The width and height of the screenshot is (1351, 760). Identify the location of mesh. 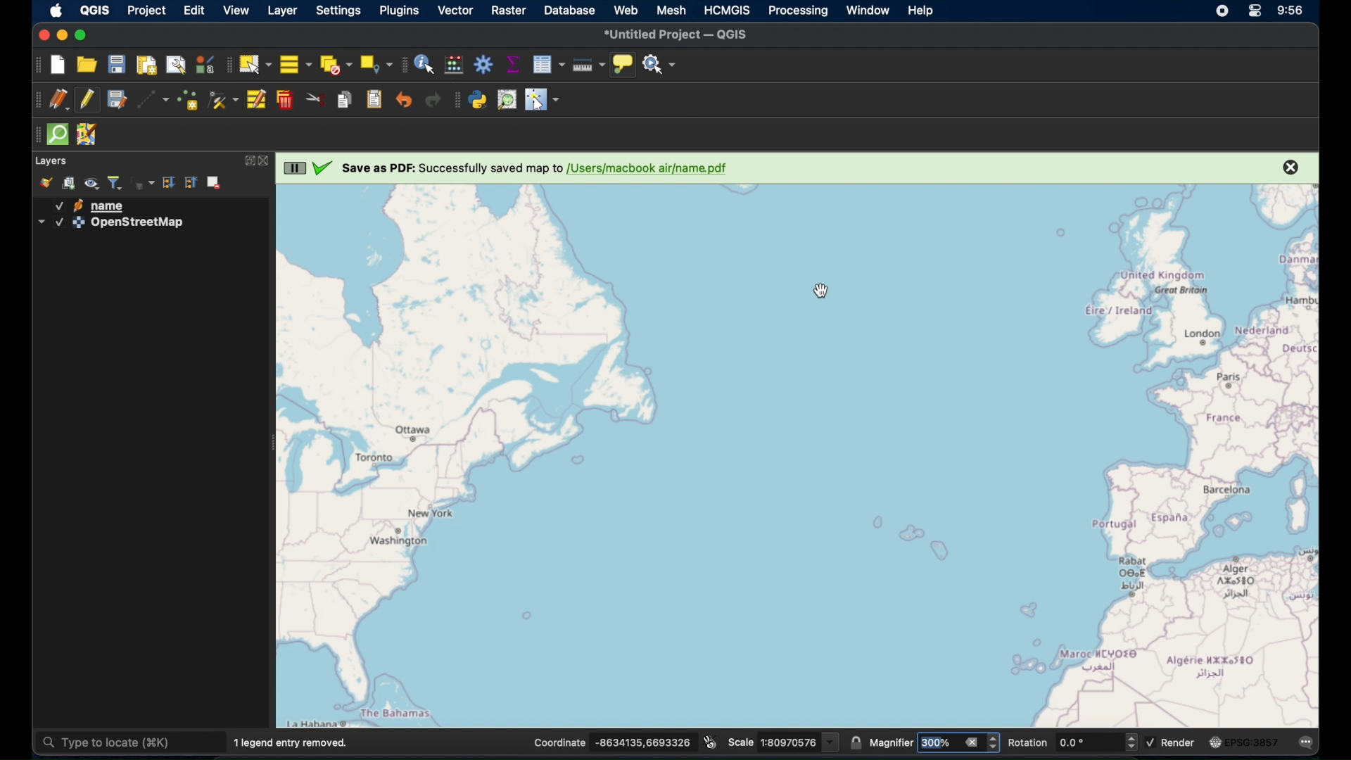
(671, 11).